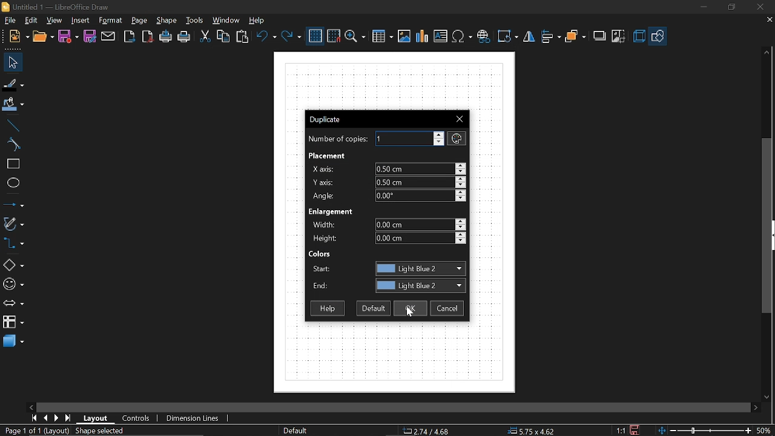  Describe the element at coordinates (530, 37) in the screenshot. I see `Flip` at that location.